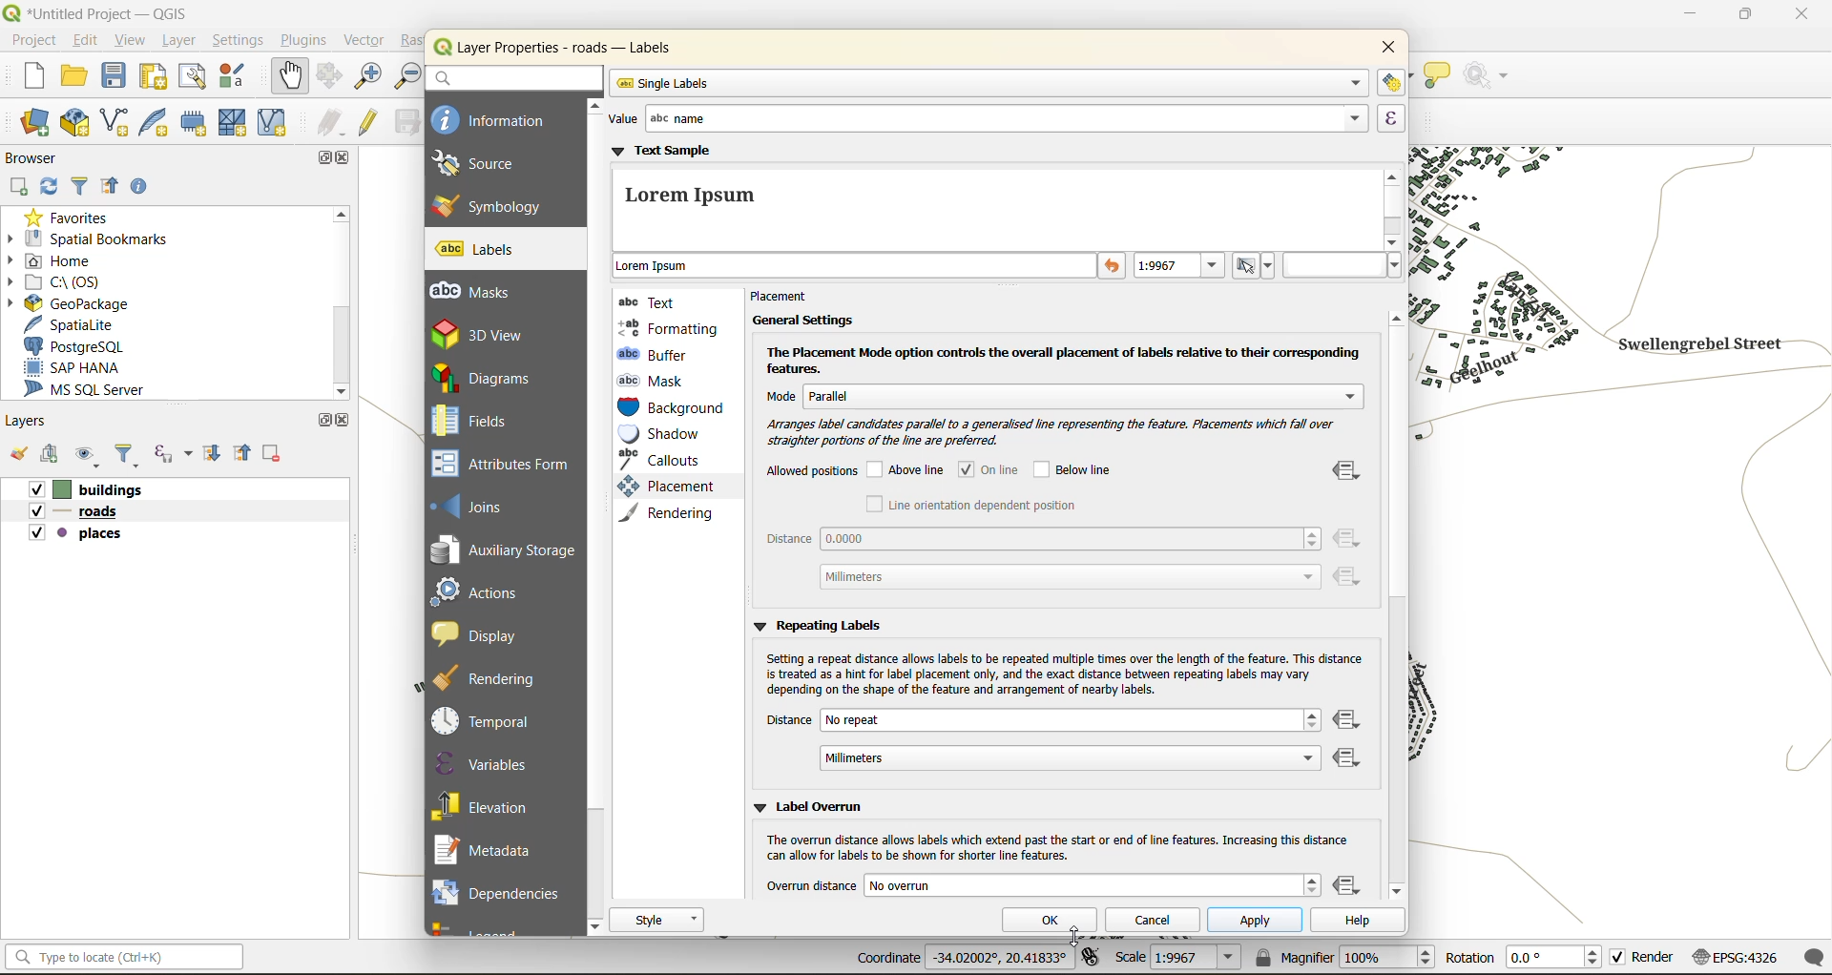 This screenshot has width=1832, height=975. What do you see at coordinates (1641, 956) in the screenshot?
I see `render` at bounding box center [1641, 956].